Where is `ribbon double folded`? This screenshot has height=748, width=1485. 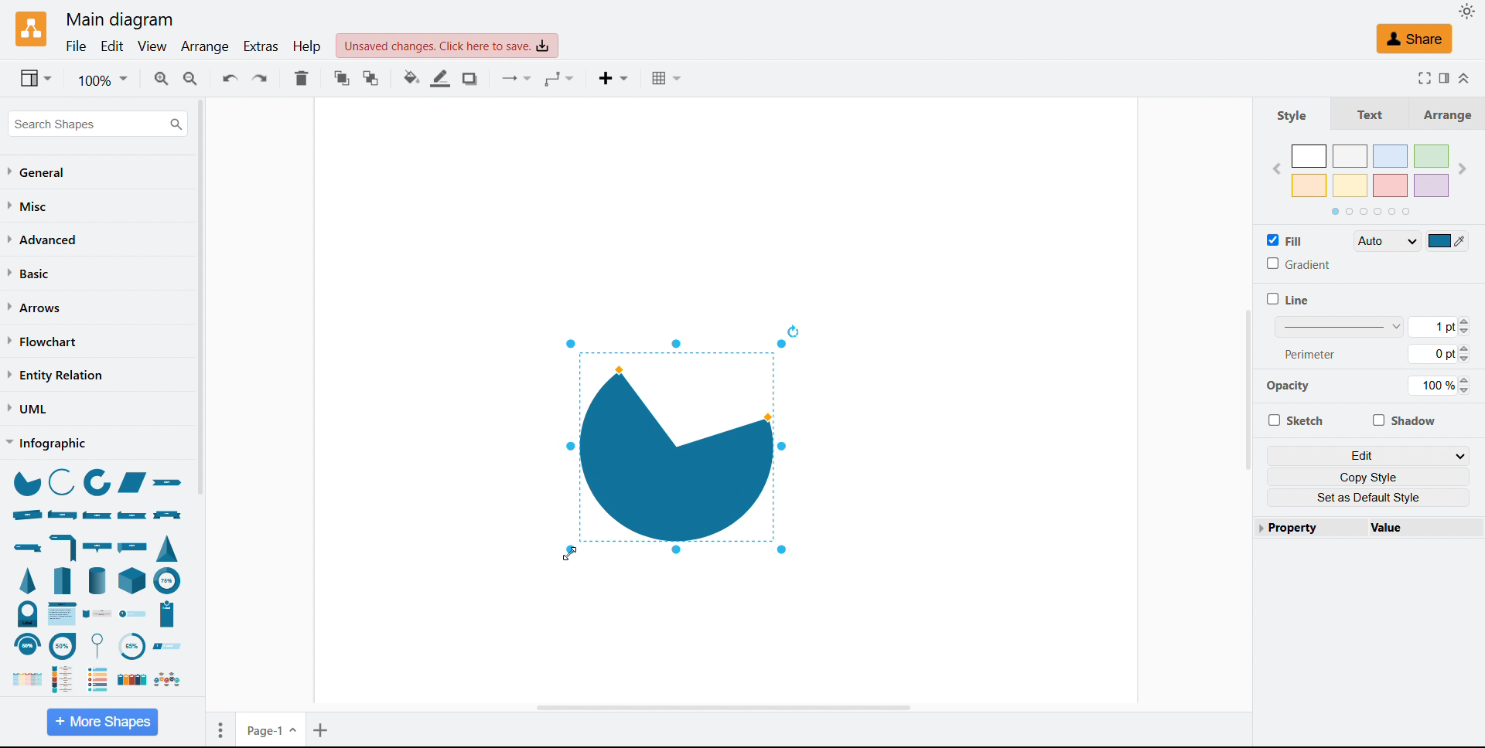 ribbon double folded is located at coordinates (61, 514).